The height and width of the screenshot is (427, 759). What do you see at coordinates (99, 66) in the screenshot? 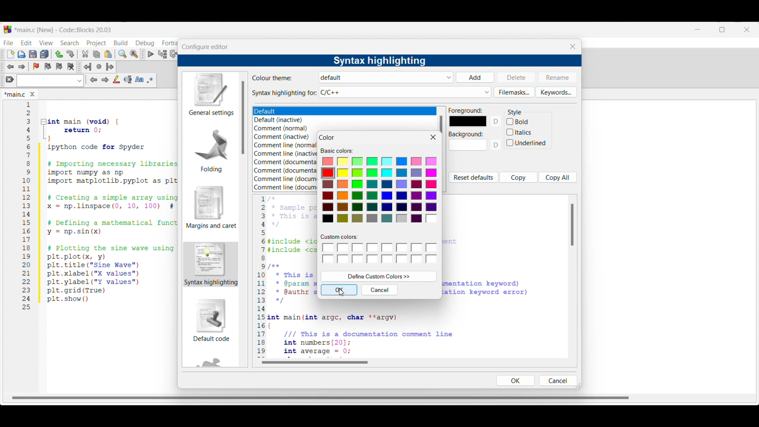
I see `Last jump` at bounding box center [99, 66].